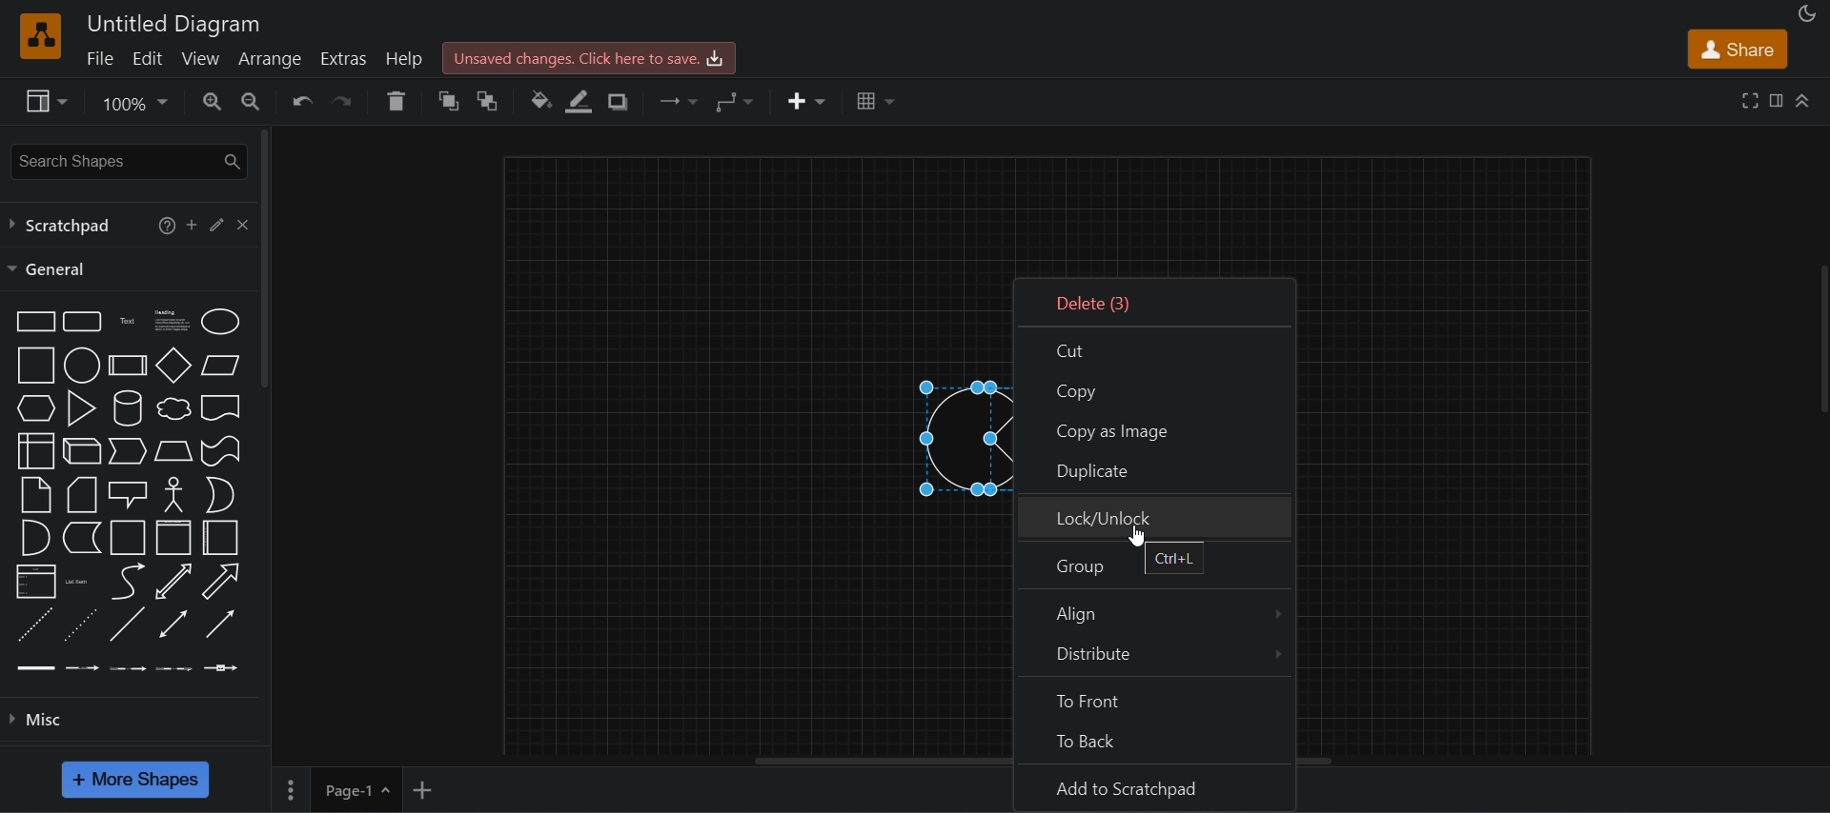 This screenshot has height=813, width=1830. I want to click on help, so click(162, 224).